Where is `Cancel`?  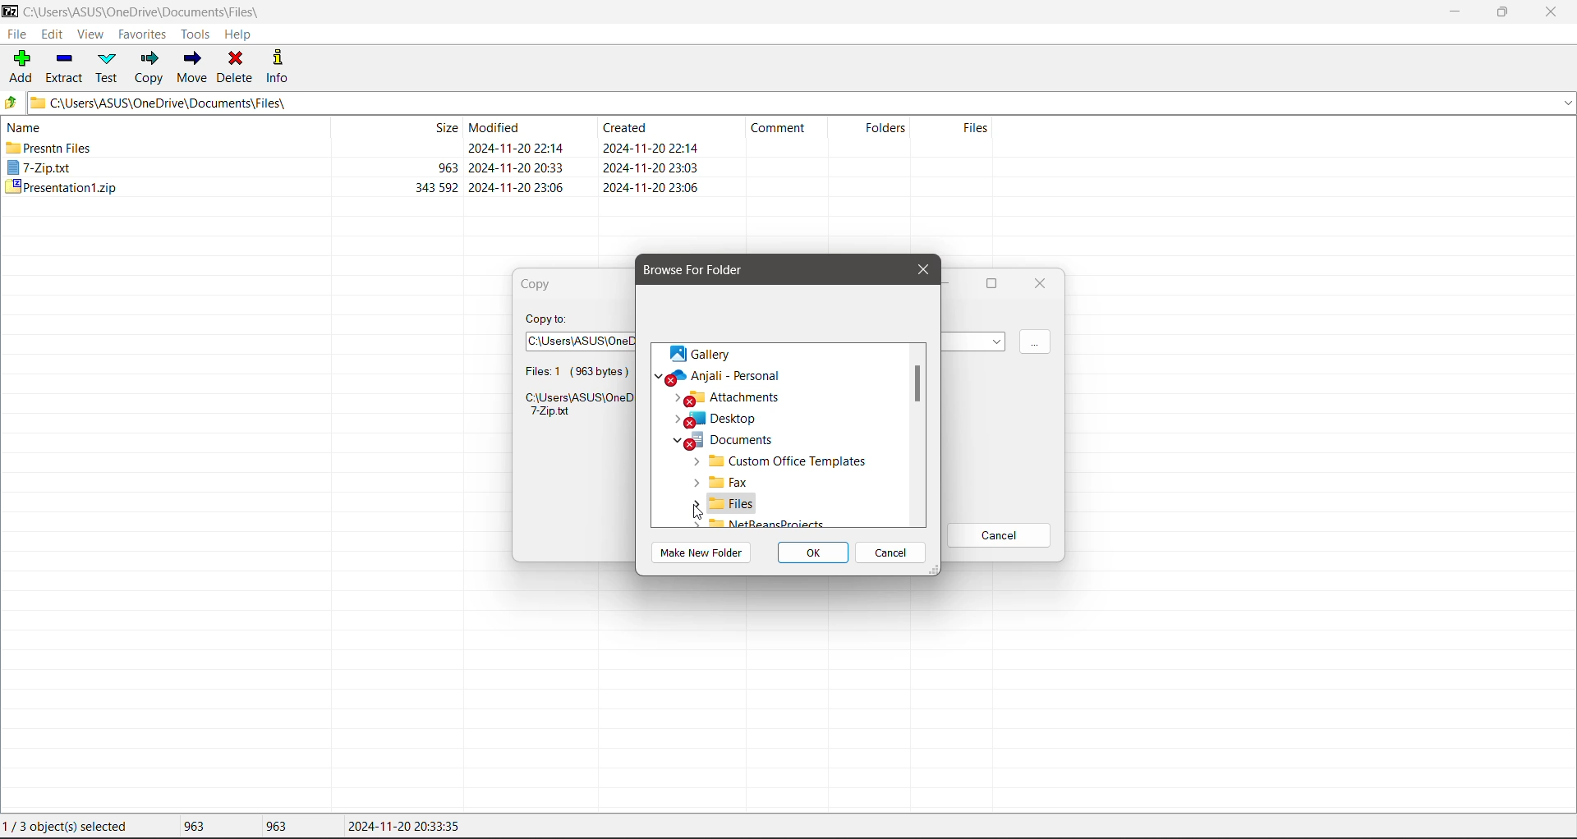
Cancel is located at coordinates (1001, 535).